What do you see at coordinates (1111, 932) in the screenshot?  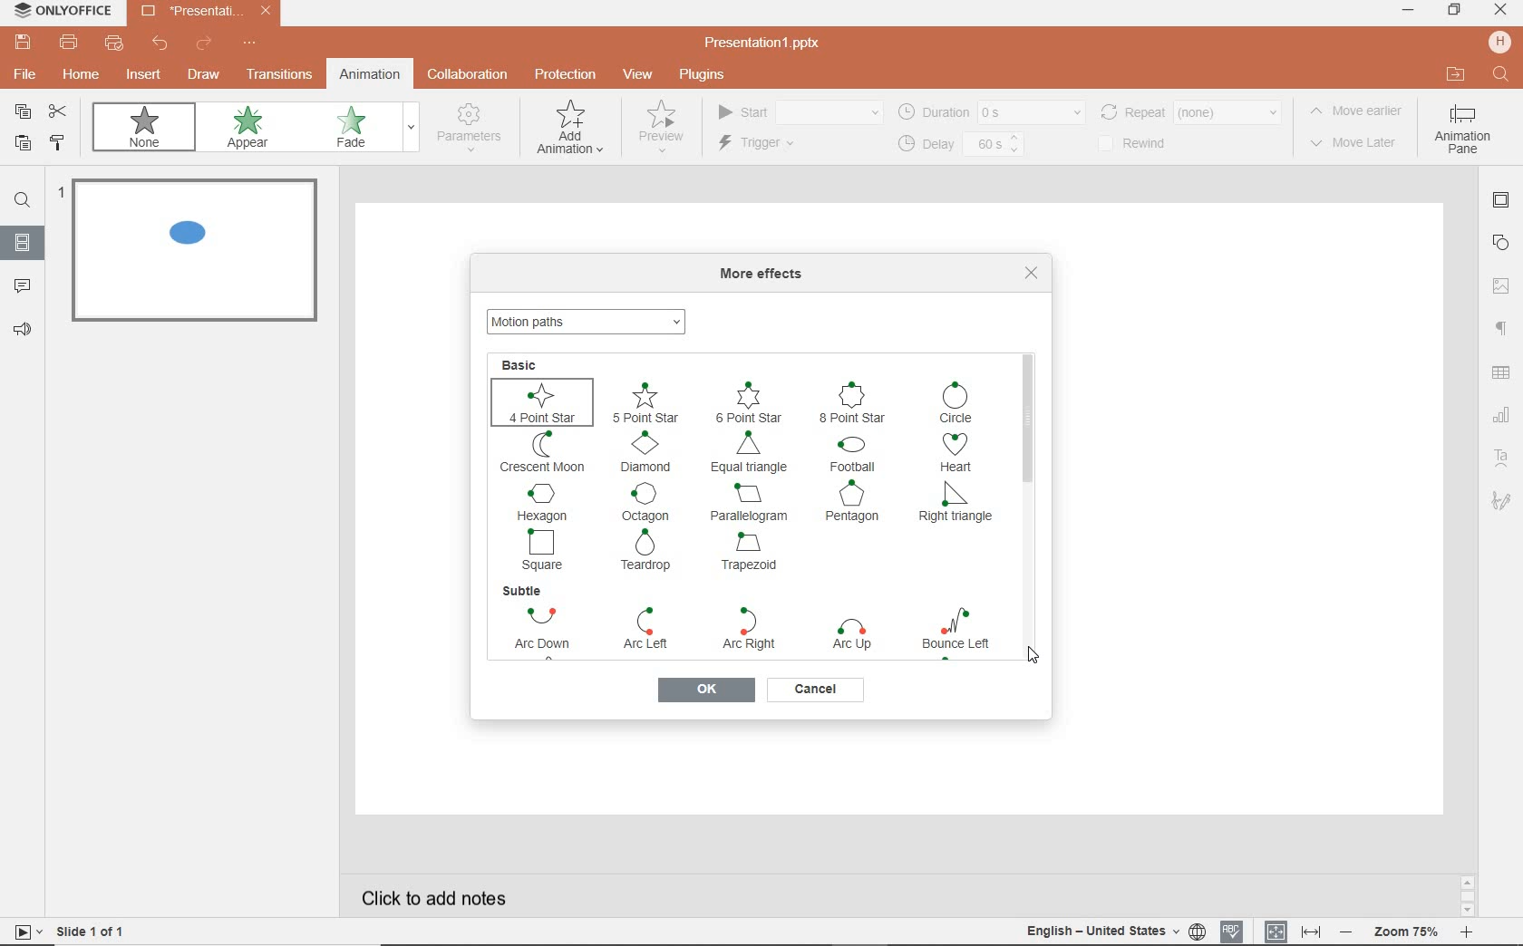 I see `text language` at bounding box center [1111, 932].